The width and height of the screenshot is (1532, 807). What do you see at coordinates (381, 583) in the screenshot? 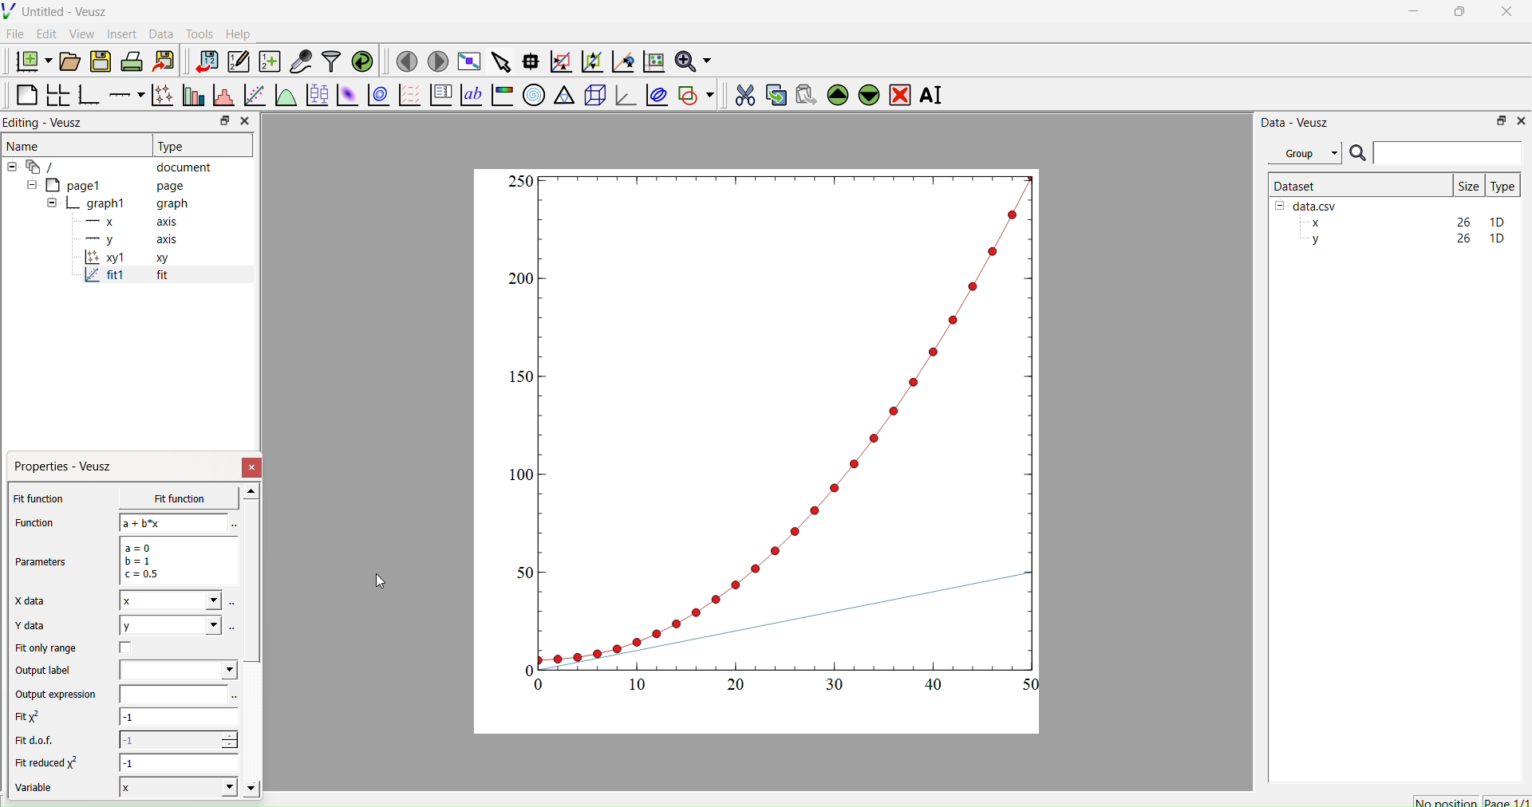
I see `Cursor` at bounding box center [381, 583].